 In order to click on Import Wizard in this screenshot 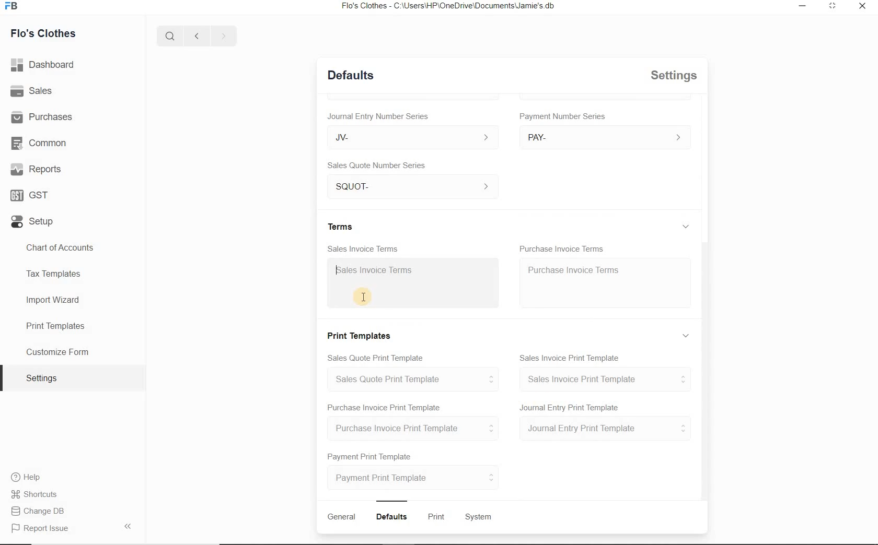, I will do `click(72, 301)`.